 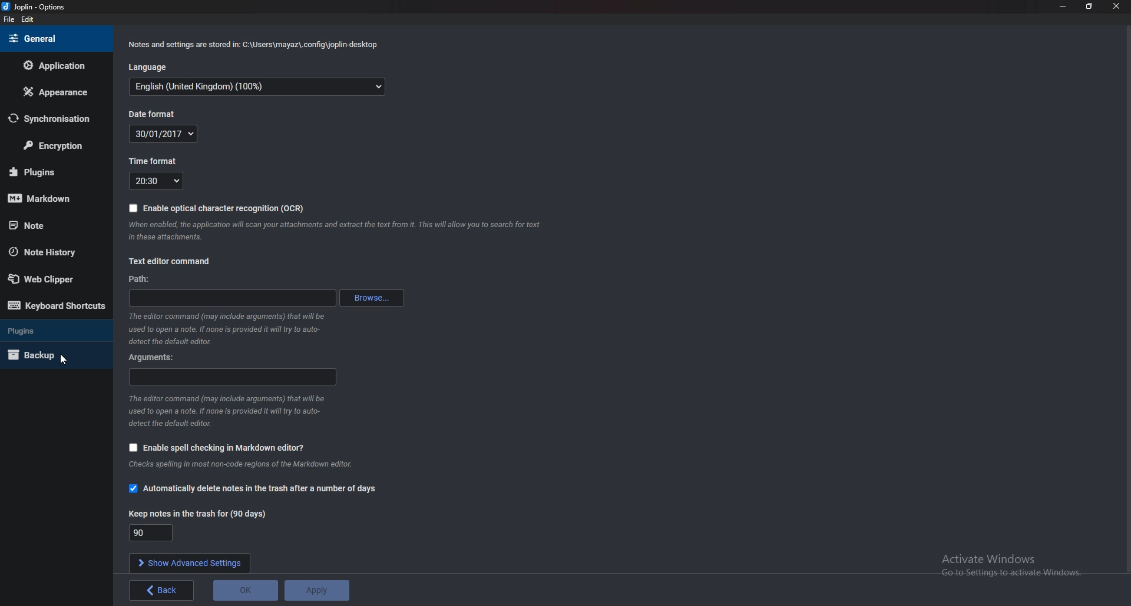 I want to click on arguments, so click(x=152, y=358).